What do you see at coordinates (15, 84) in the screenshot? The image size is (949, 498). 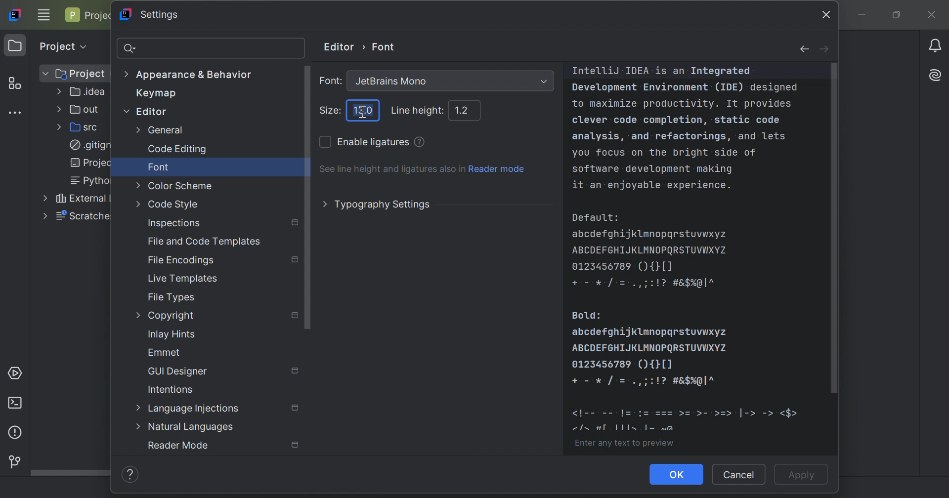 I see `Structure` at bounding box center [15, 84].